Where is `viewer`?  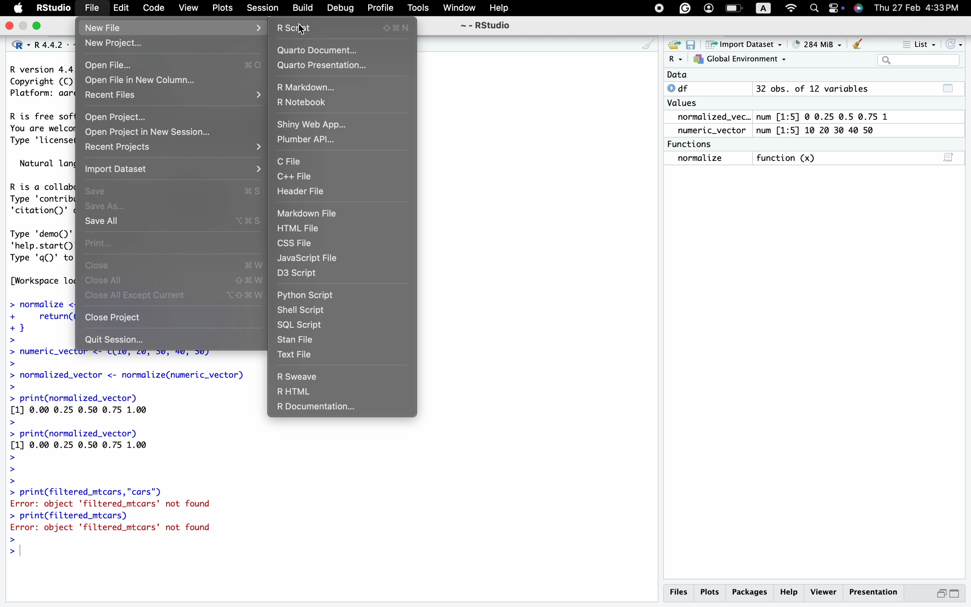
viewer is located at coordinates (824, 592).